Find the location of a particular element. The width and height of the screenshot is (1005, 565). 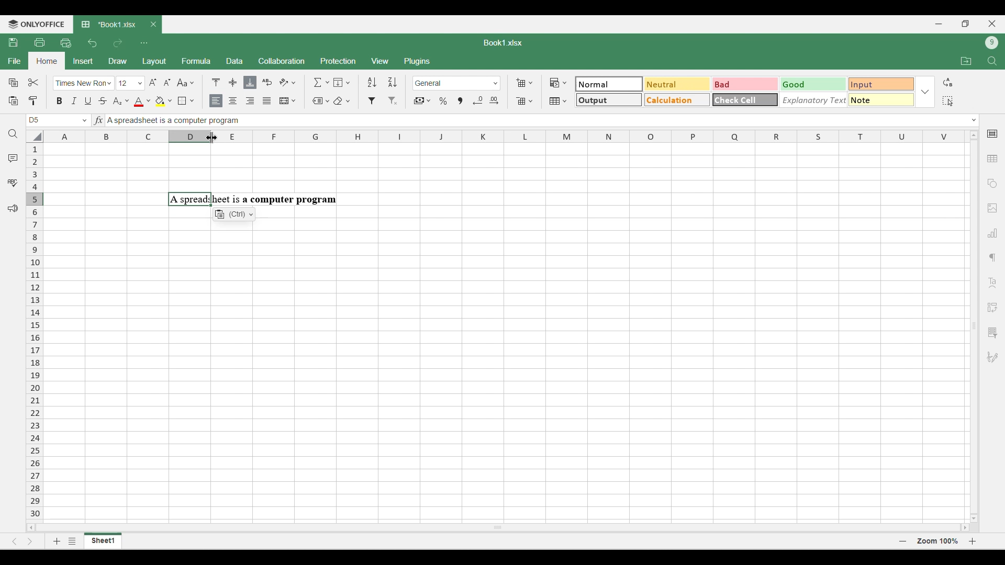

Zoom out is located at coordinates (903, 541).